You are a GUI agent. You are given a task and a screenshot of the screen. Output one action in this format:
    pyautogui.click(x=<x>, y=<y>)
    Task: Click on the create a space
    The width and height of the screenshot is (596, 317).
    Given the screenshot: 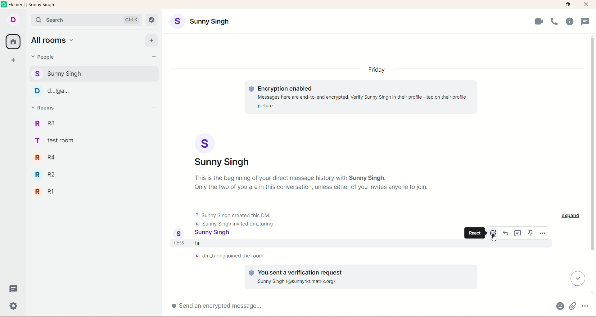 What is the action you would take?
    pyautogui.click(x=13, y=61)
    